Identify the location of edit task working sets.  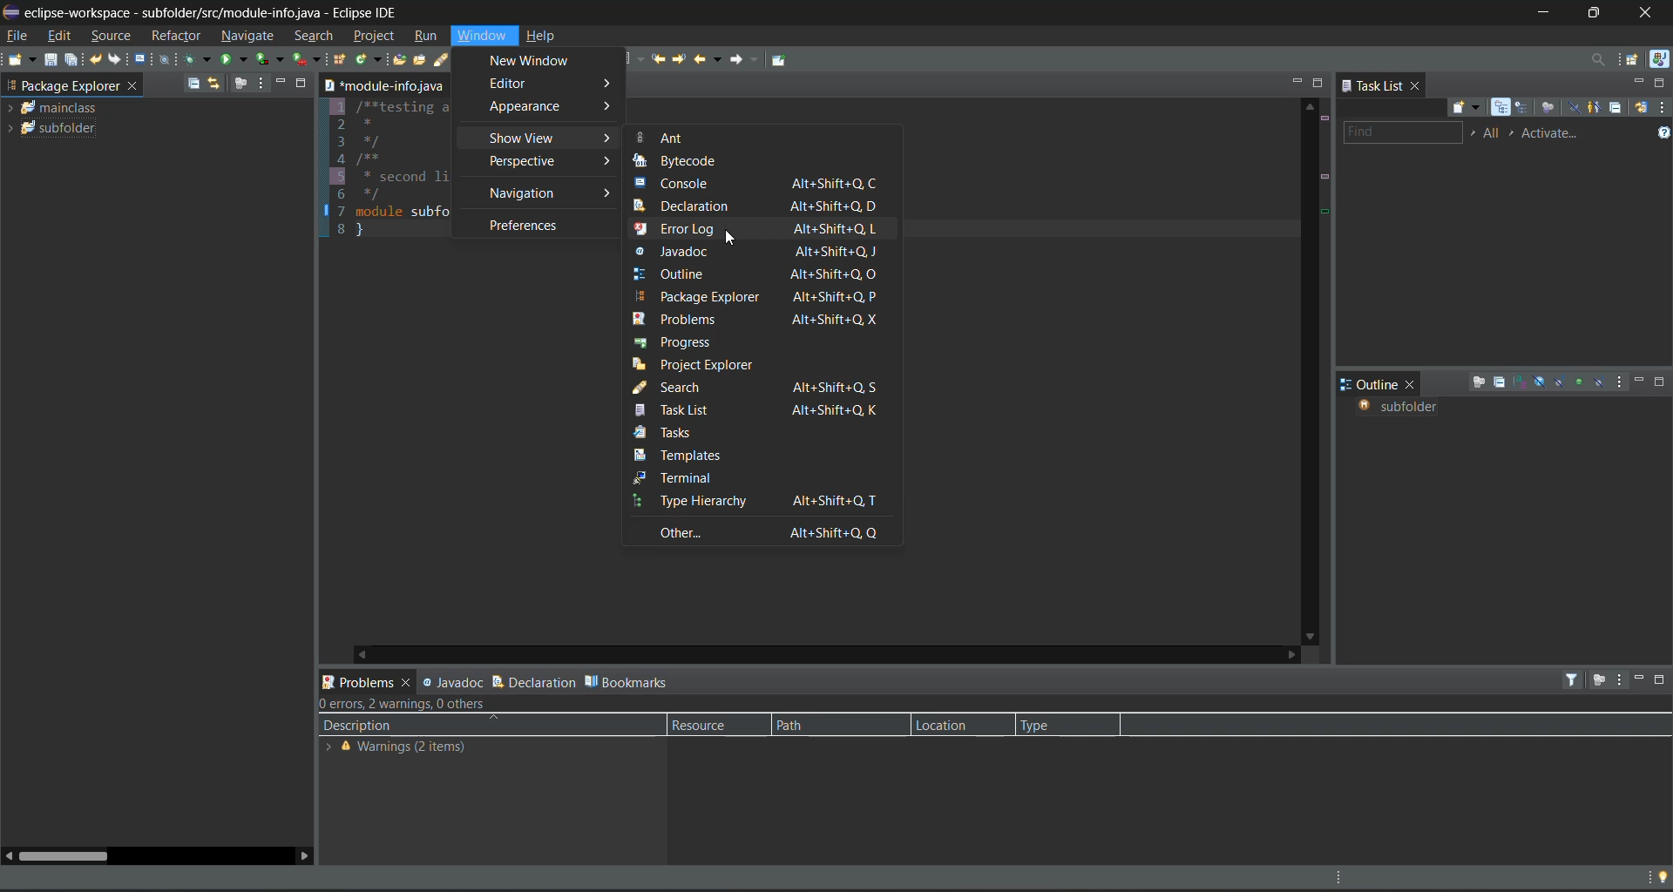
(1493, 134).